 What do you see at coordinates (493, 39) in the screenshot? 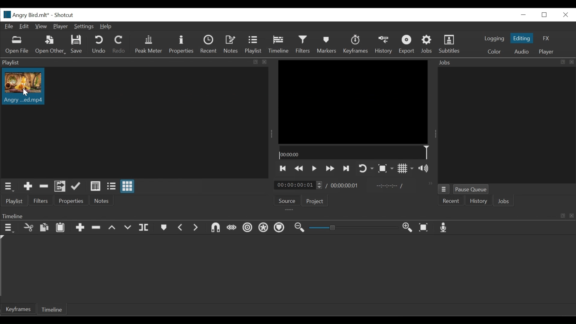
I see `logging` at bounding box center [493, 39].